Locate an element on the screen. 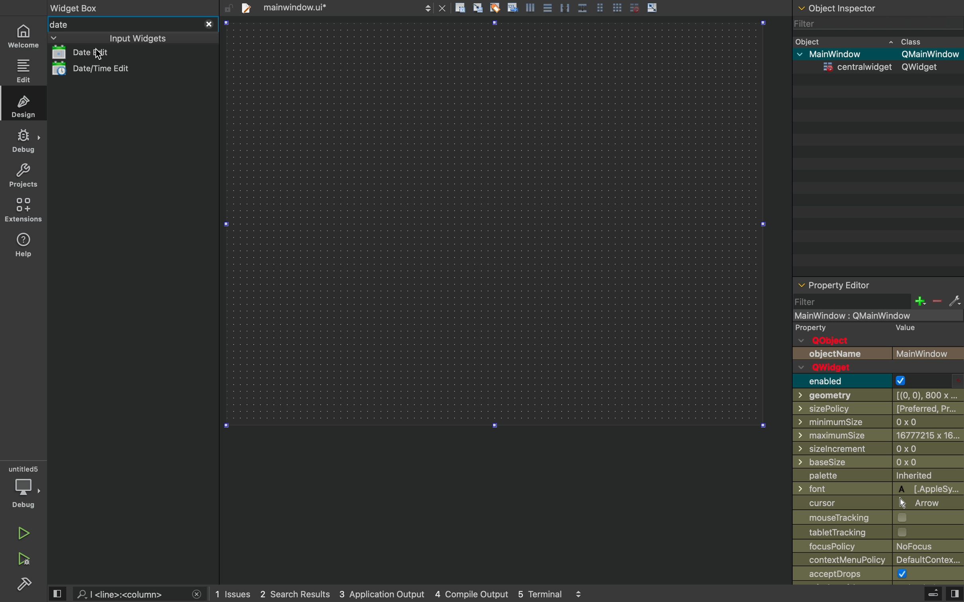 The image size is (964, 602). date is located at coordinates (124, 25).